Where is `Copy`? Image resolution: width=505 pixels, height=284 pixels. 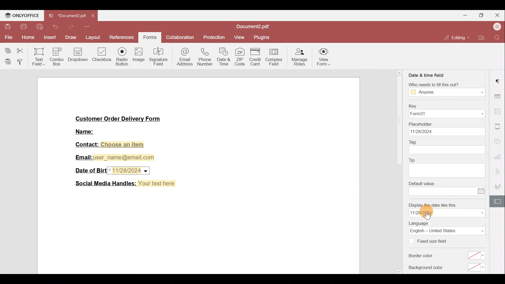
Copy is located at coordinates (7, 49).